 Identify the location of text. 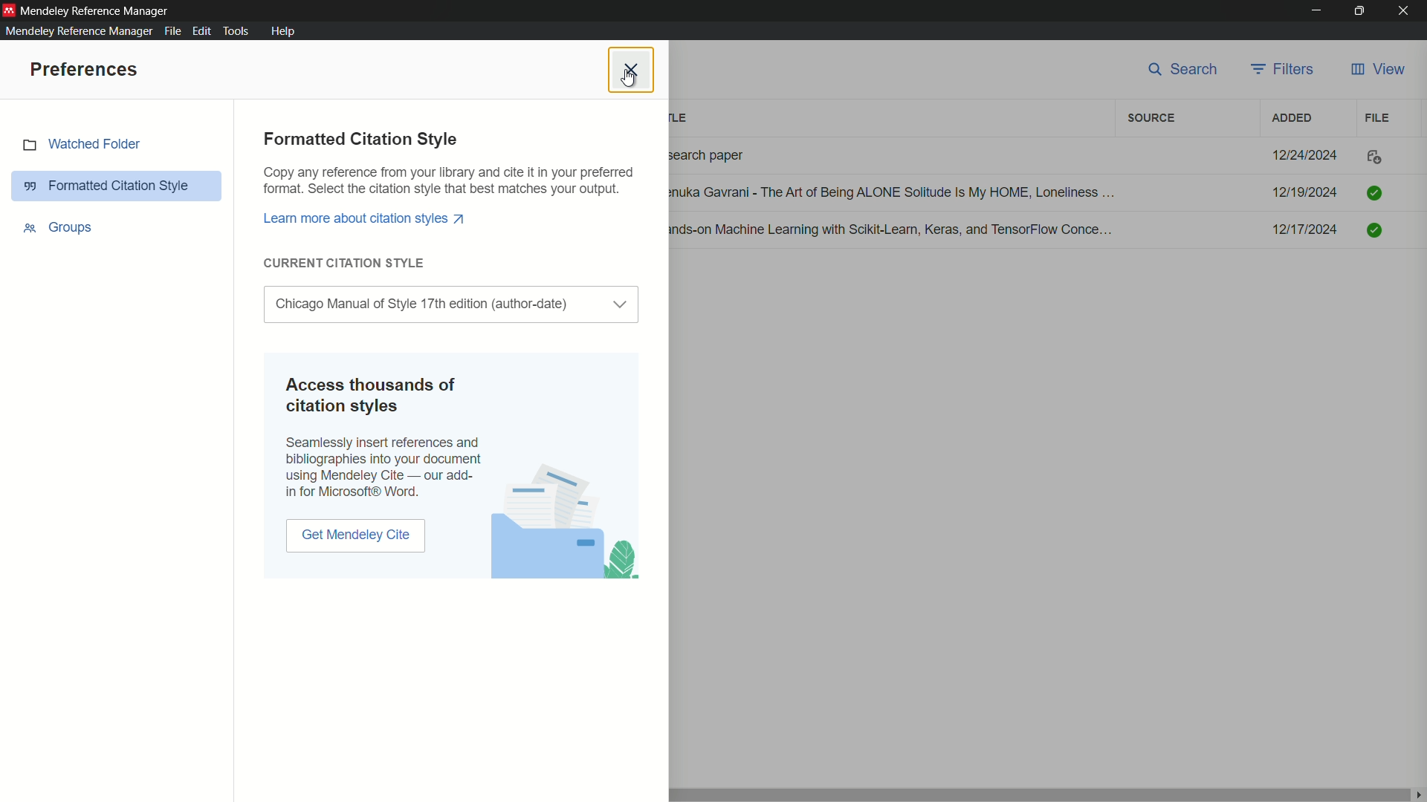
(449, 181).